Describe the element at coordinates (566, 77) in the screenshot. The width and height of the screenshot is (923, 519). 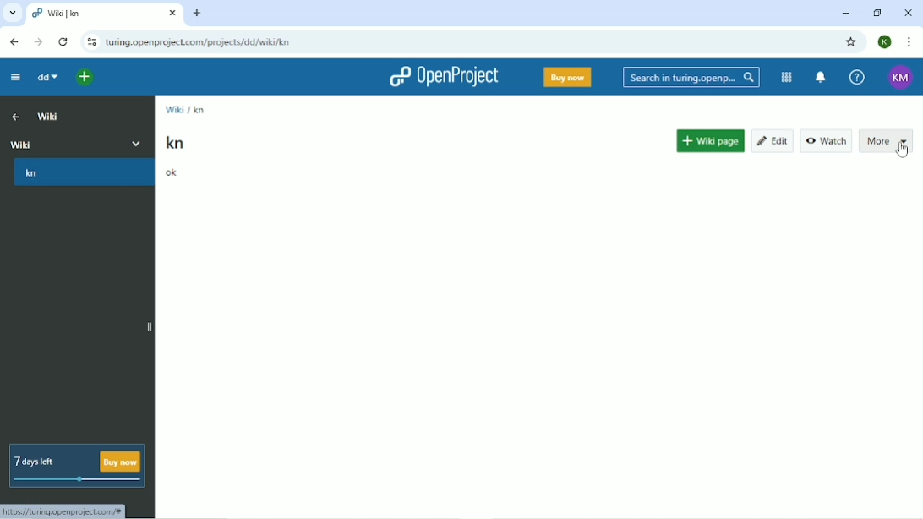
I see `Buy now` at that location.